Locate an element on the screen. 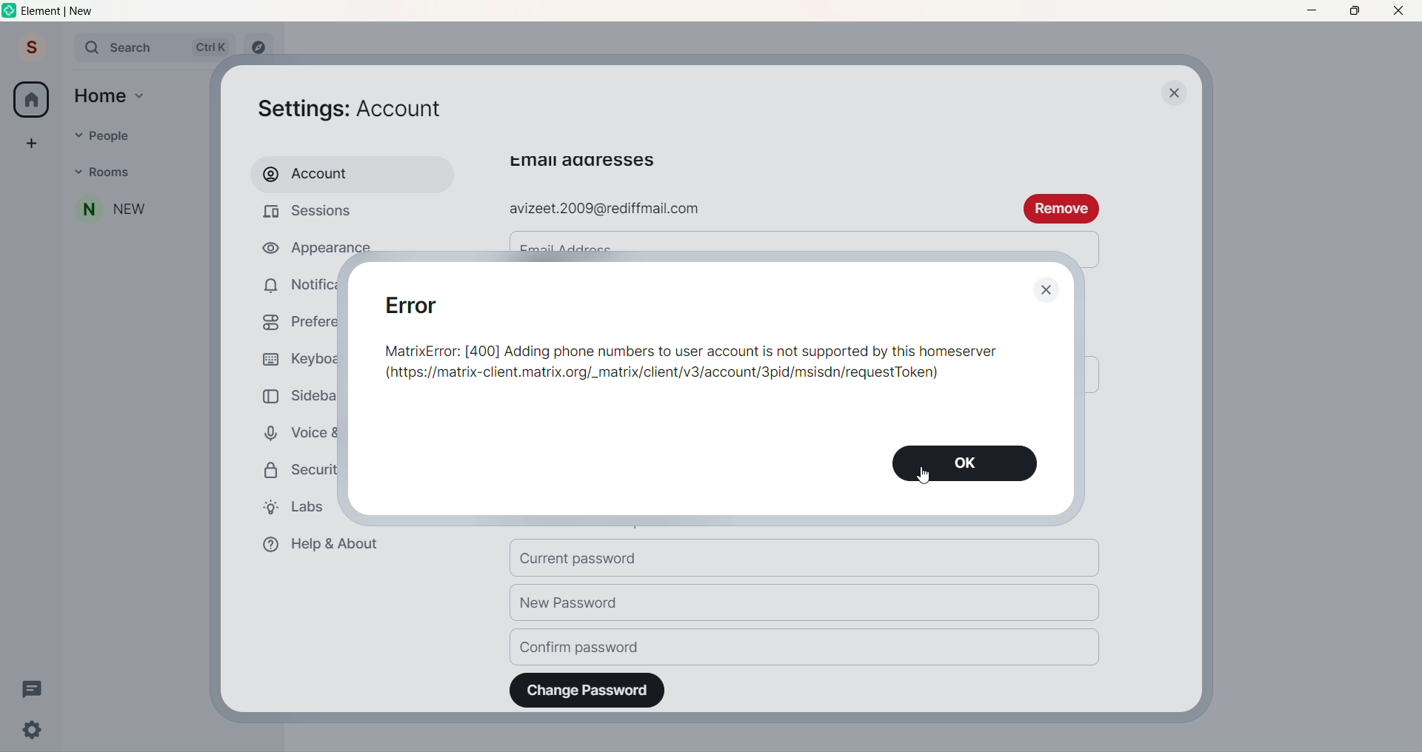  Home is located at coordinates (31, 100).